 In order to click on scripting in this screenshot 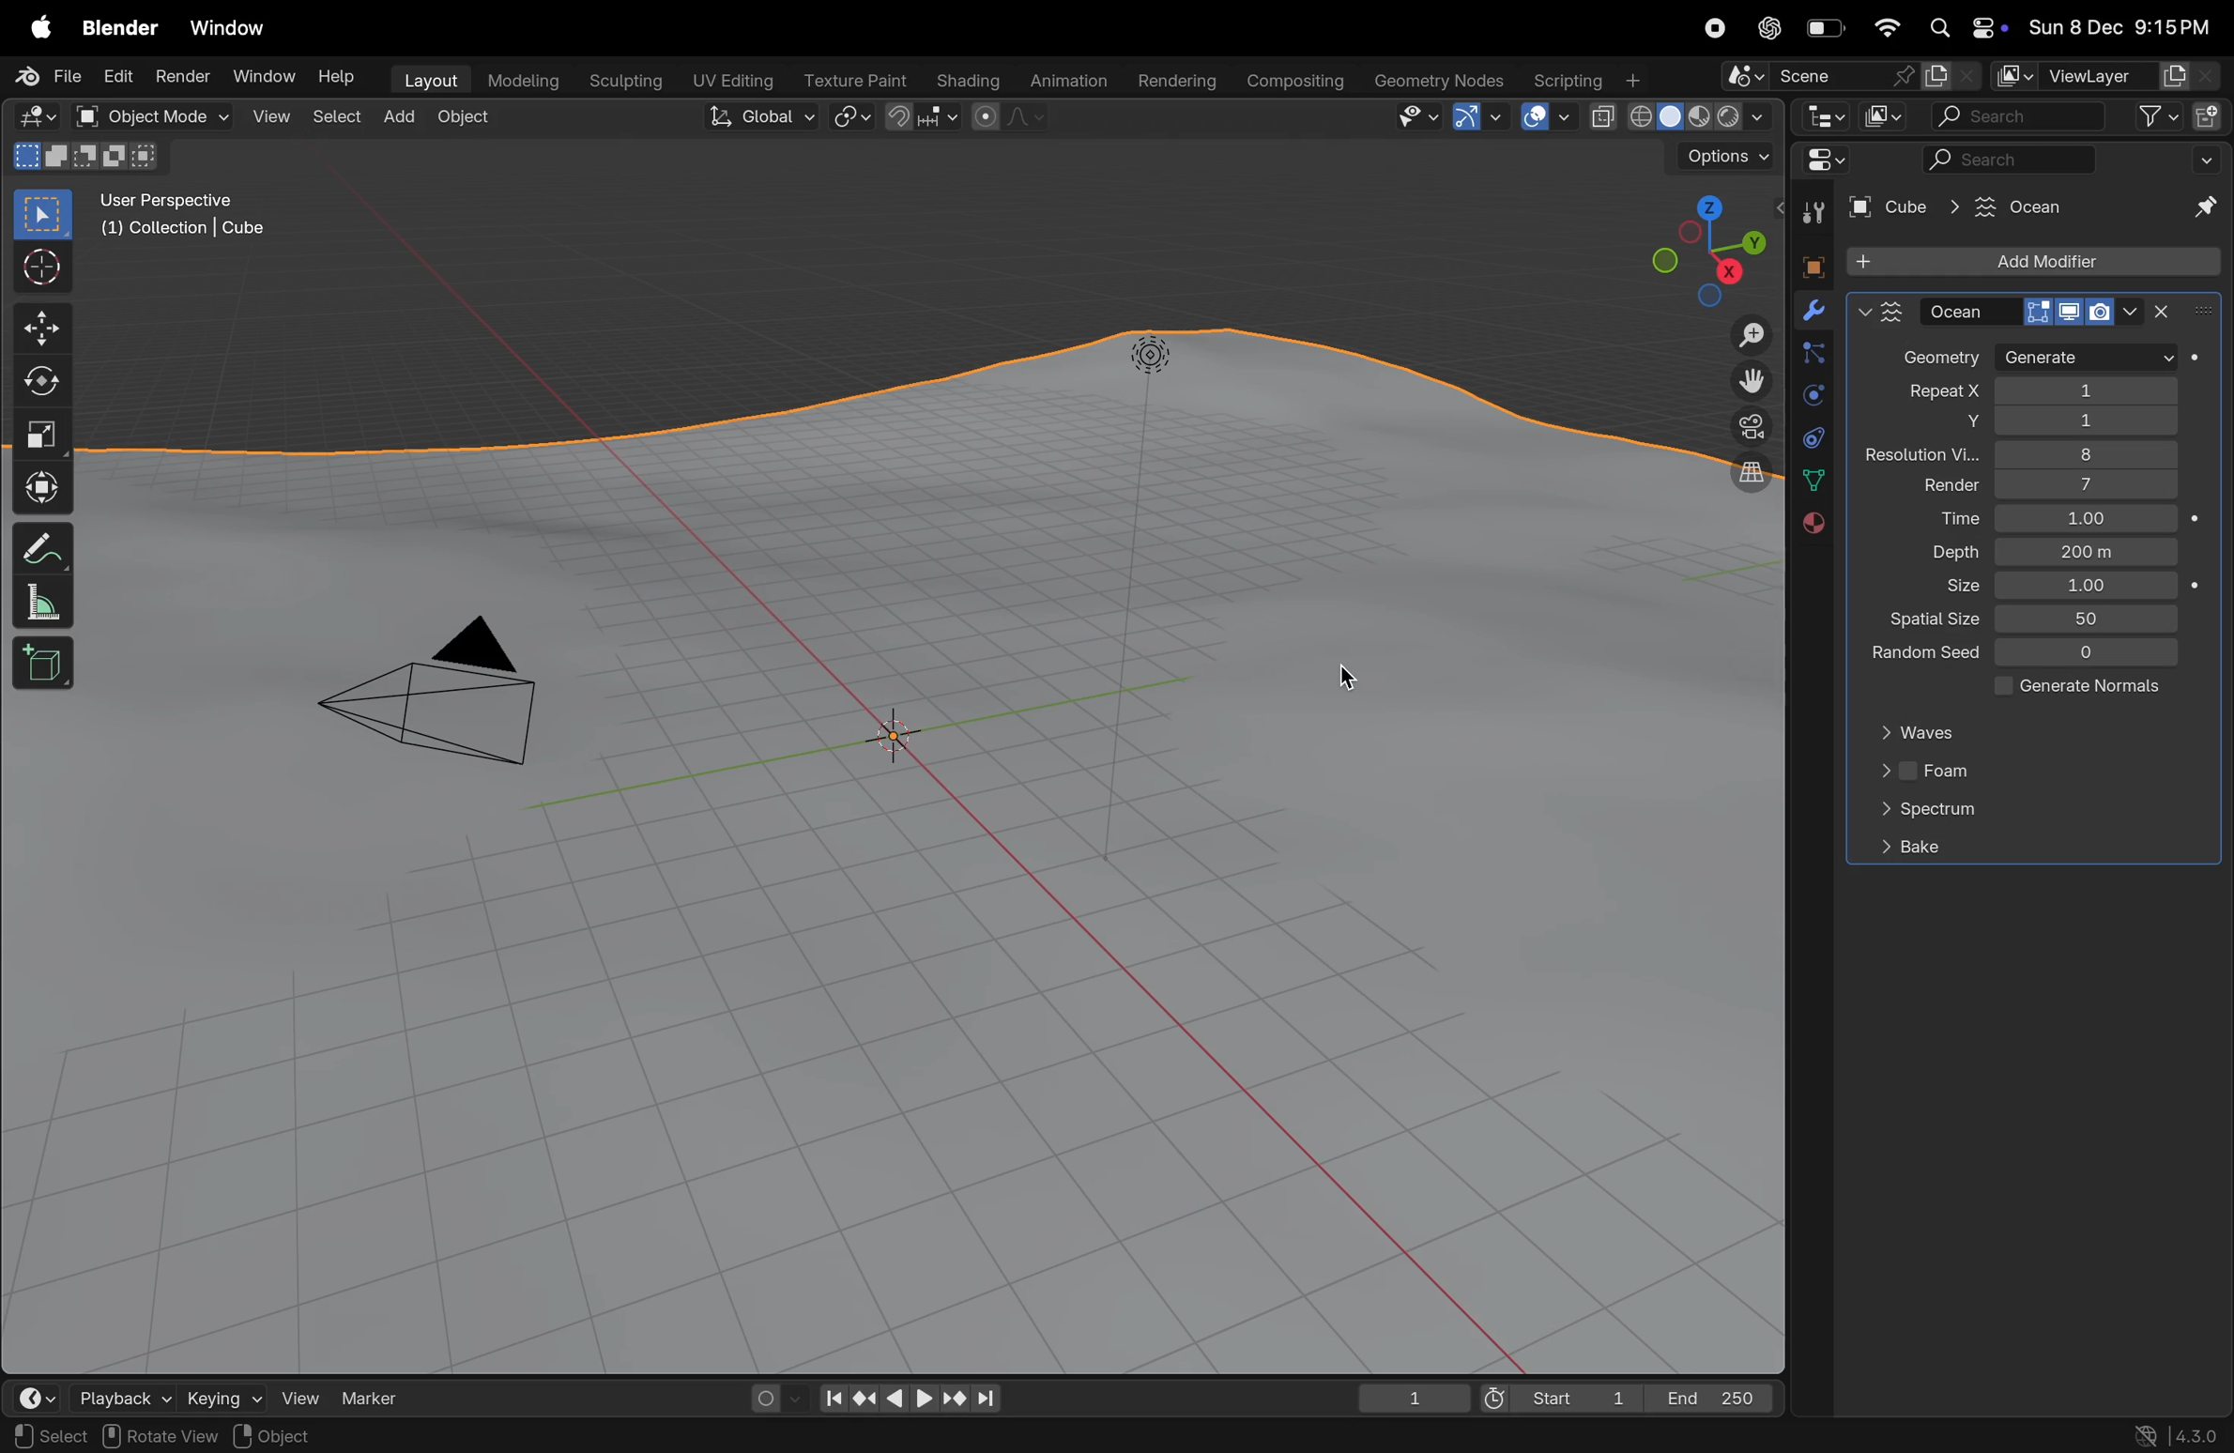, I will do `click(1584, 81)`.